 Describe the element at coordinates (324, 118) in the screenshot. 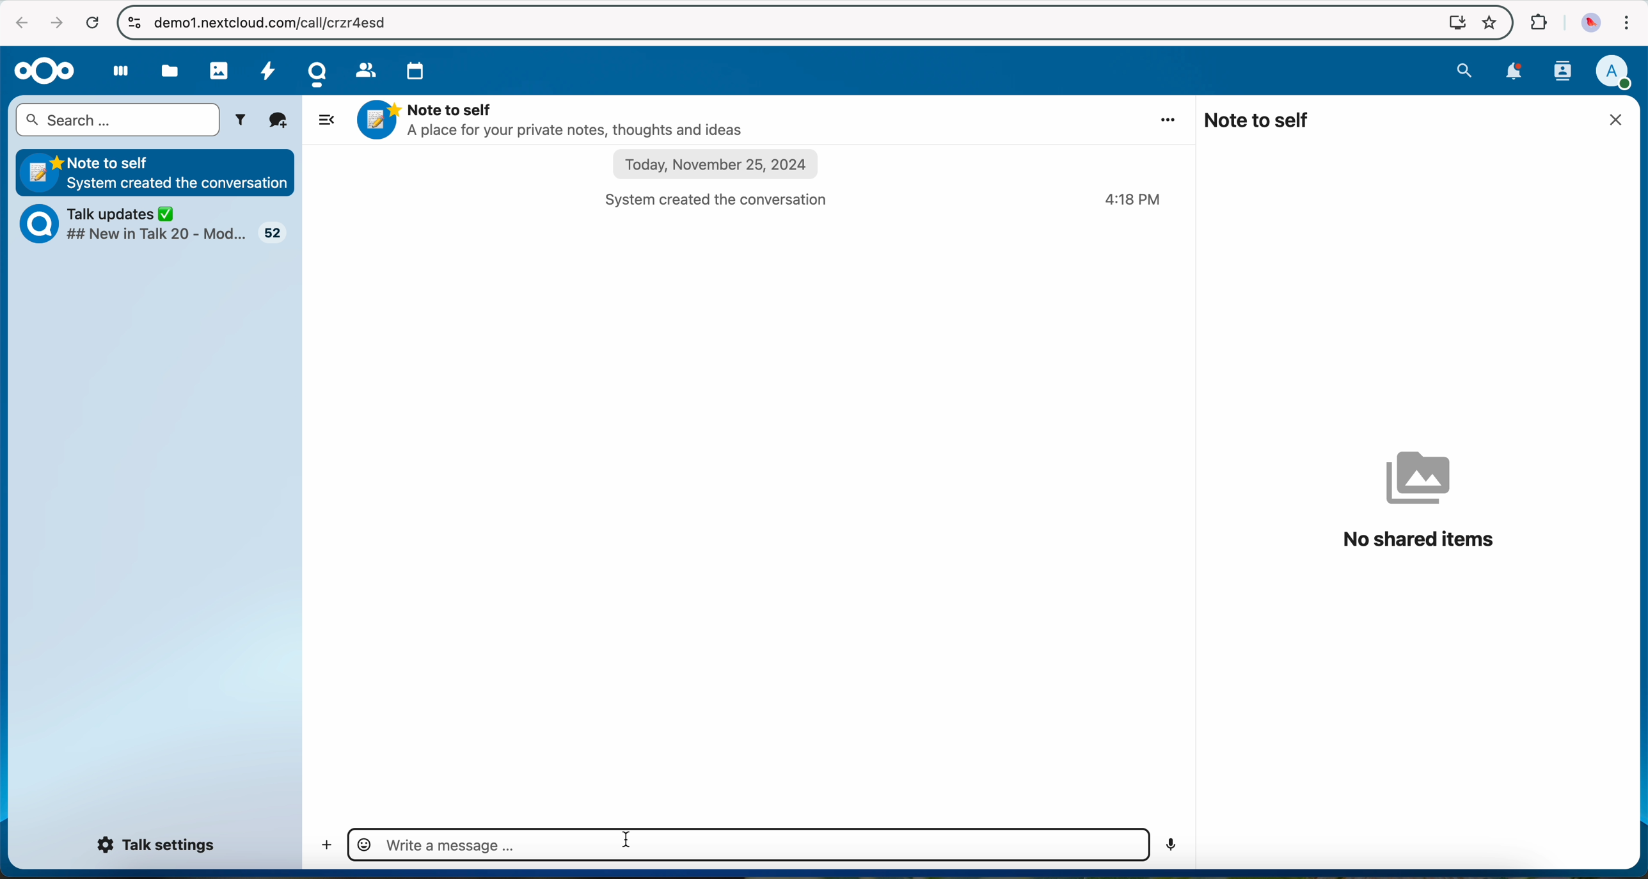

I see `hide side bar` at that location.